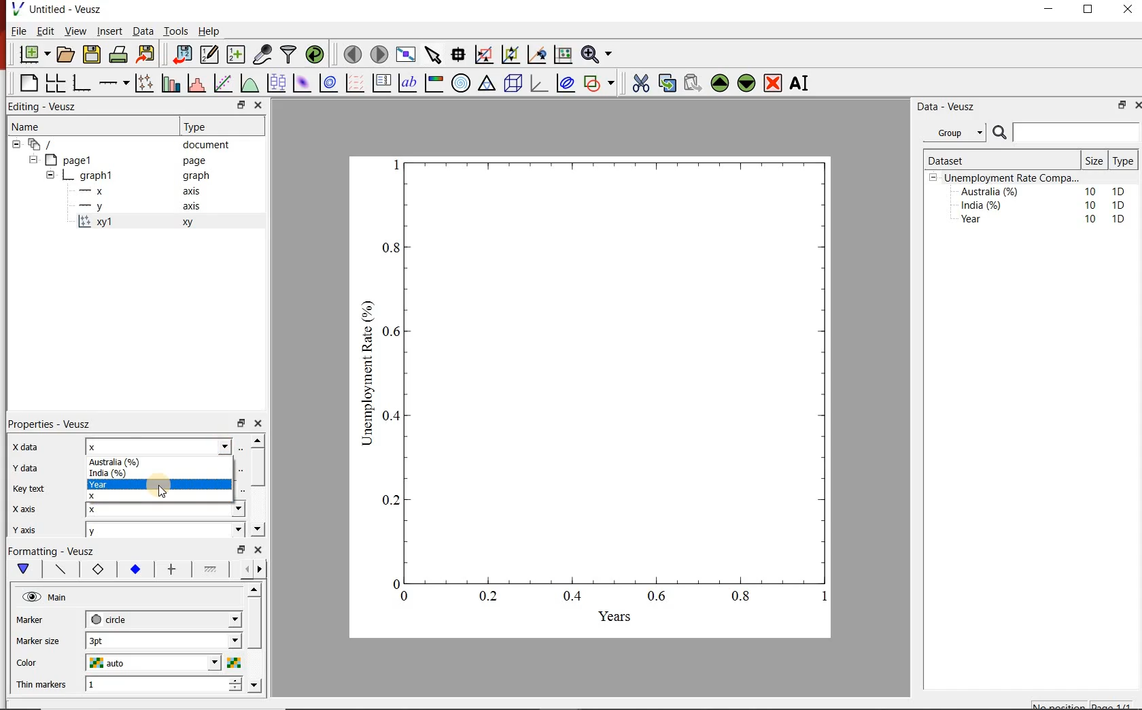  What do you see at coordinates (277, 82) in the screenshot?
I see `plot box plots` at bounding box center [277, 82].